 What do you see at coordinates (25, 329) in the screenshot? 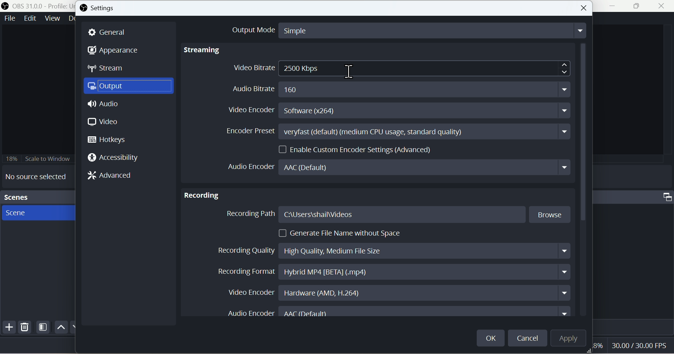
I see `Delete` at bounding box center [25, 329].